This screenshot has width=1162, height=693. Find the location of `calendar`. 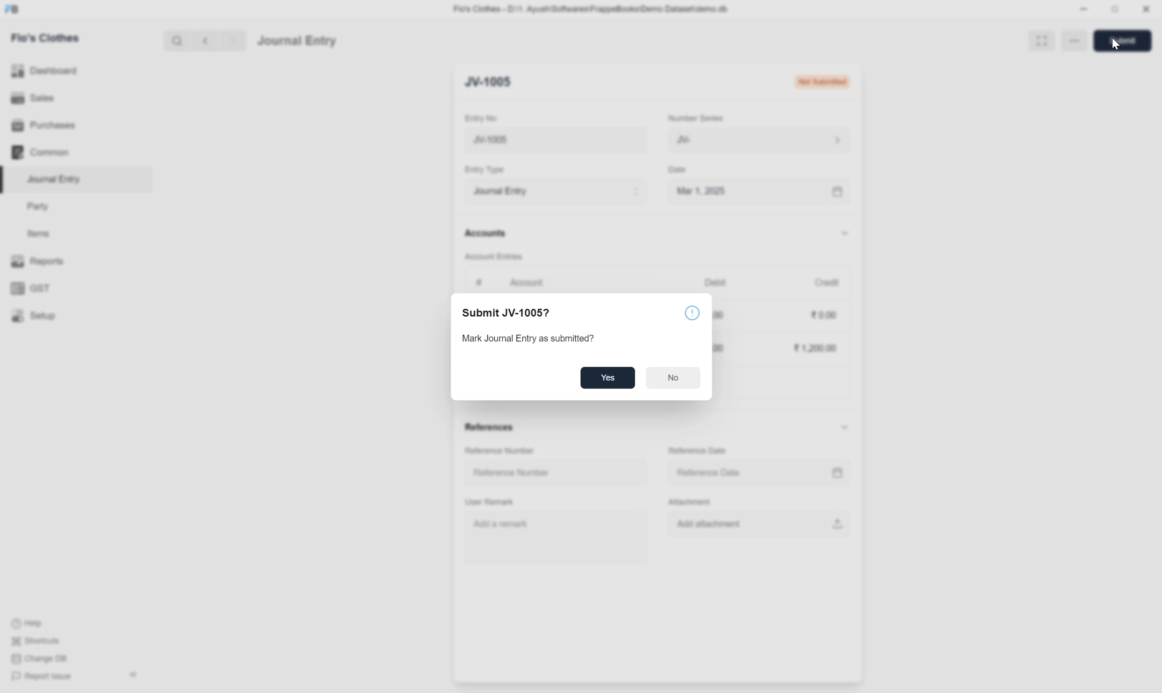

calendar is located at coordinates (836, 473).